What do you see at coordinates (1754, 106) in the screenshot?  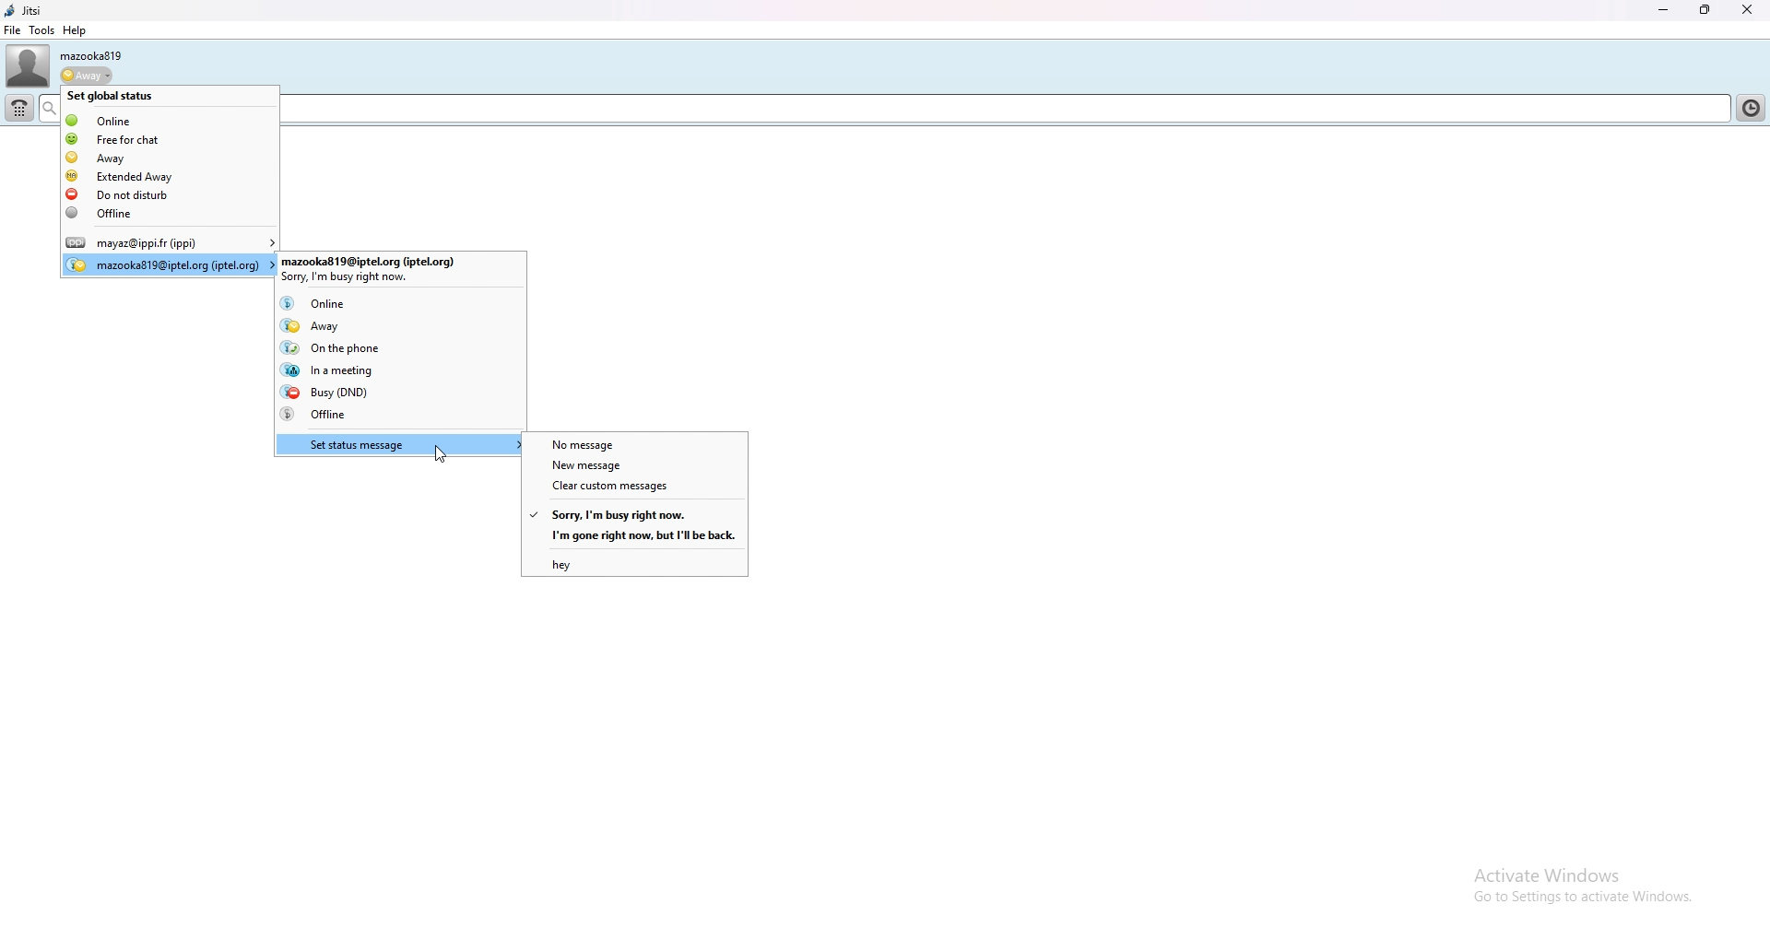 I see `contact list` at bounding box center [1754, 106].